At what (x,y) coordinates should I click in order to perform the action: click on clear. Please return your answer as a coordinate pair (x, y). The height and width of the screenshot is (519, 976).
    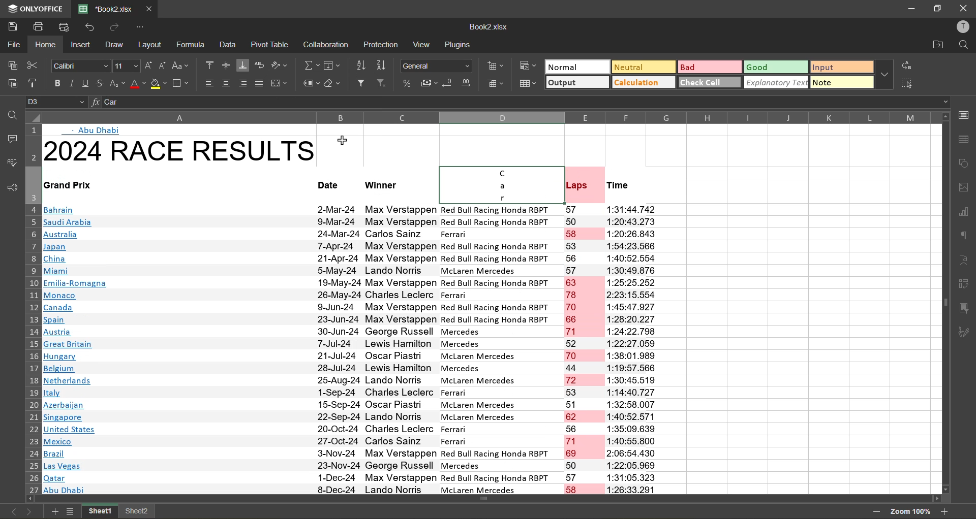
    Looking at the image, I should click on (385, 84).